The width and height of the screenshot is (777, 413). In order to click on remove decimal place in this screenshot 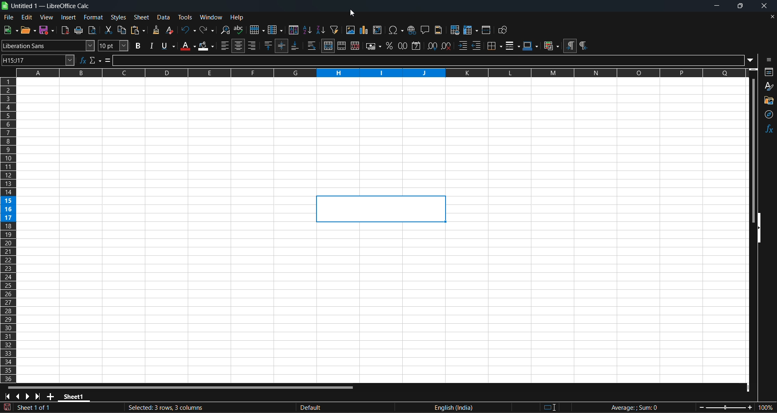, I will do `click(448, 46)`.